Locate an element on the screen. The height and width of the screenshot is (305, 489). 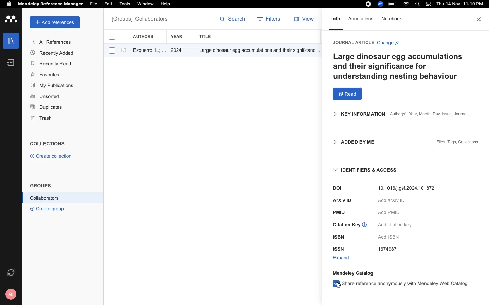
info is located at coordinates (336, 21).